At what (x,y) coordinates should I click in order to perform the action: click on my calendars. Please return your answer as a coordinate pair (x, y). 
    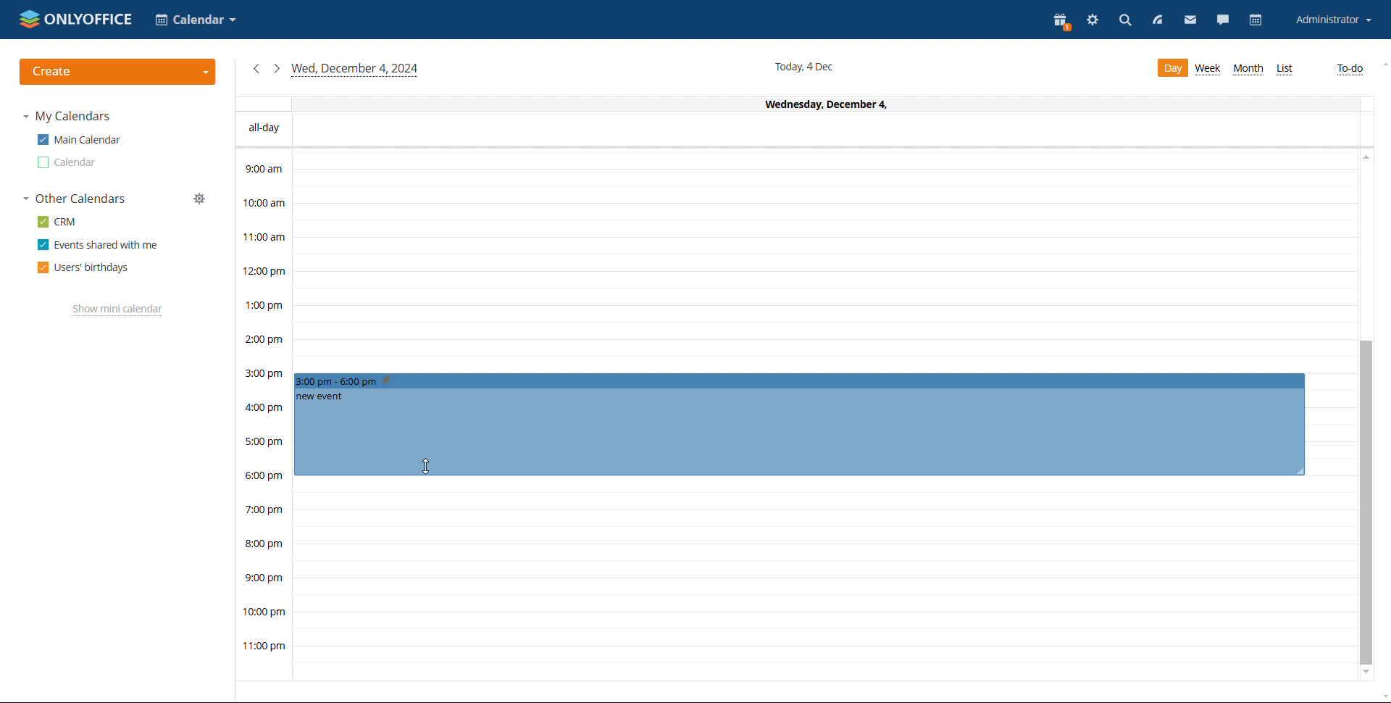
    Looking at the image, I should click on (67, 116).